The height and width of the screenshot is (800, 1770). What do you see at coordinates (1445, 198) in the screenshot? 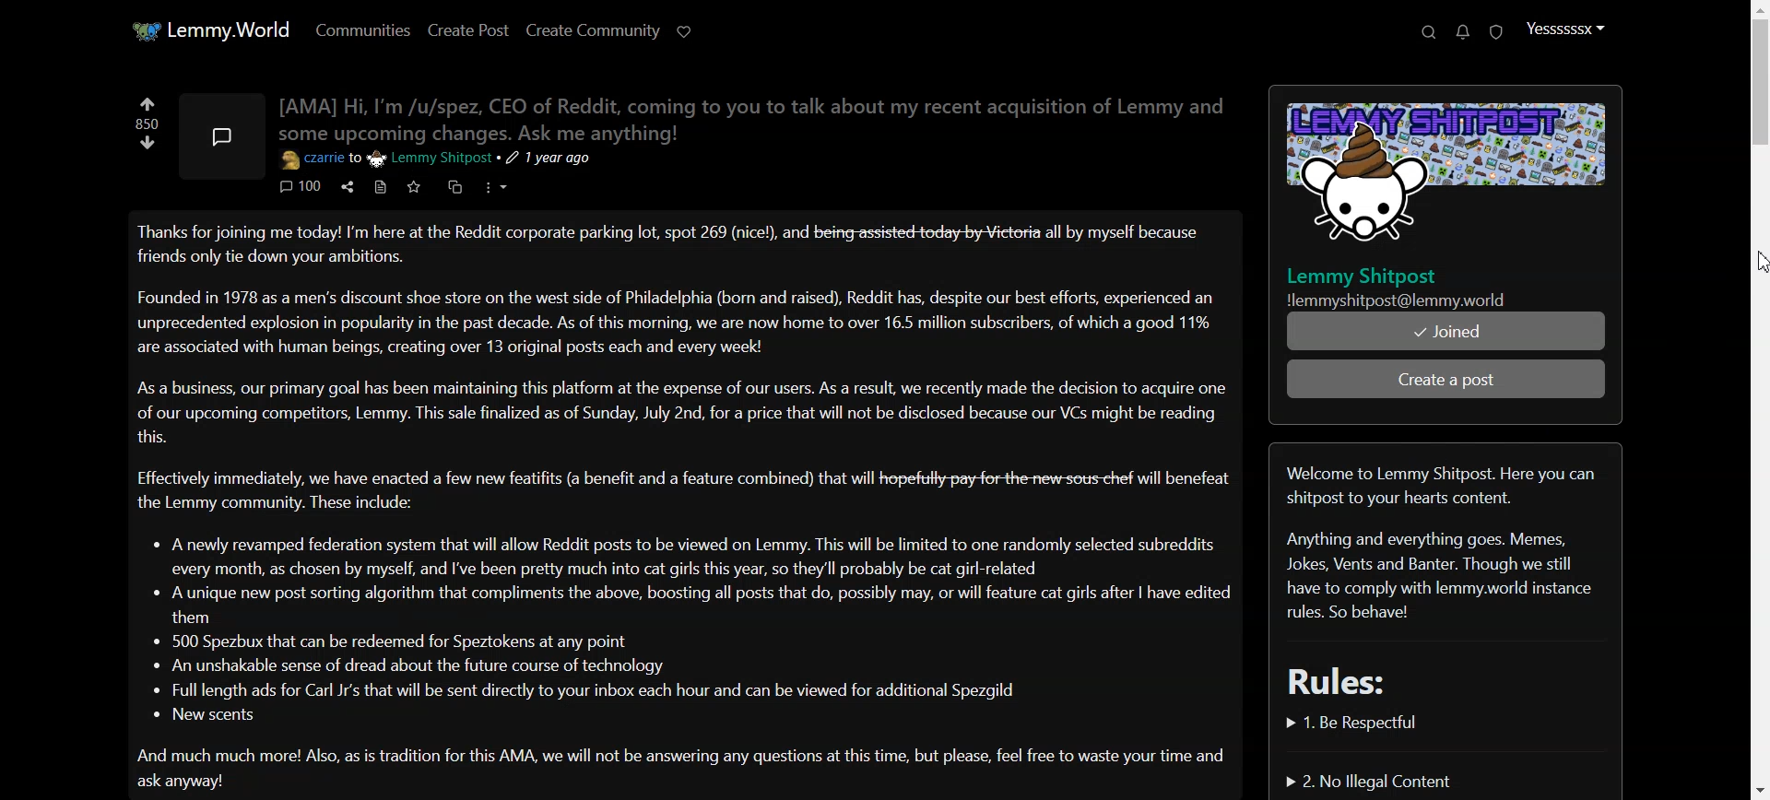
I see `Logo and hyperlink` at bounding box center [1445, 198].